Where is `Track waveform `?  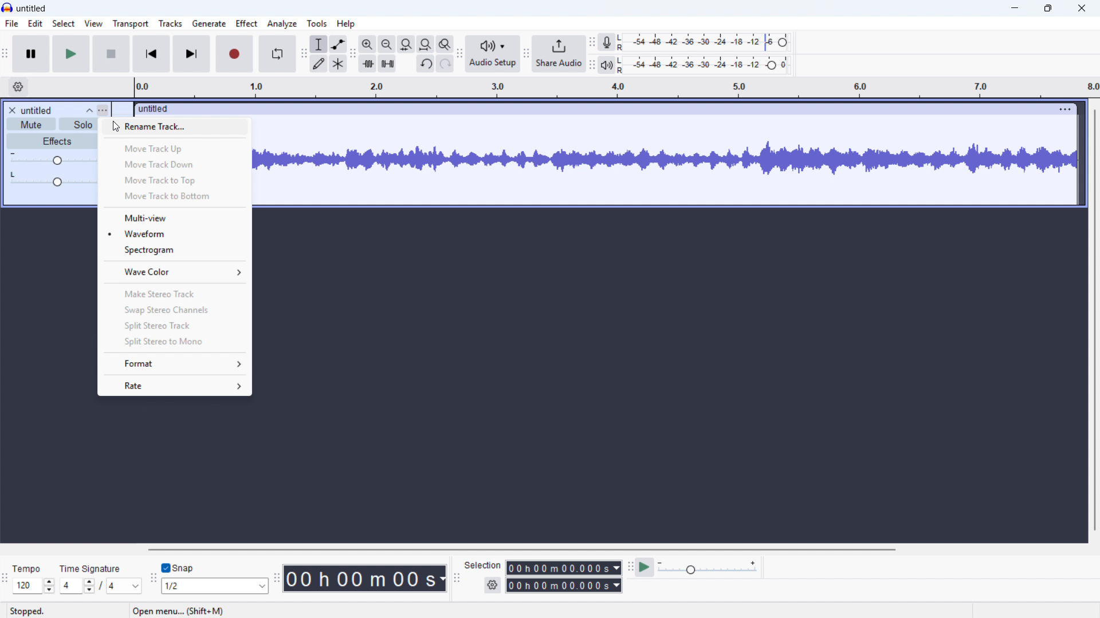 Track waveform  is located at coordinates (667, 156).